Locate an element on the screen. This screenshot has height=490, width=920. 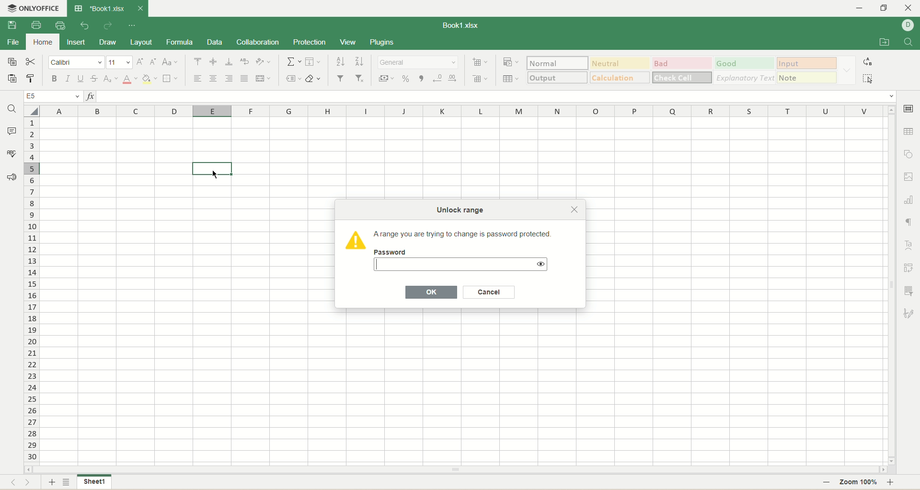
vertical scroll bar is located at coordinates (893, 284).